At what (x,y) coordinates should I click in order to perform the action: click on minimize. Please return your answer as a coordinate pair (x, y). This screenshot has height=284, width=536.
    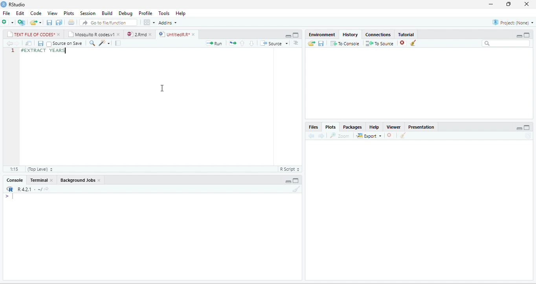
    Looking at the image, I should click on (288, 36).